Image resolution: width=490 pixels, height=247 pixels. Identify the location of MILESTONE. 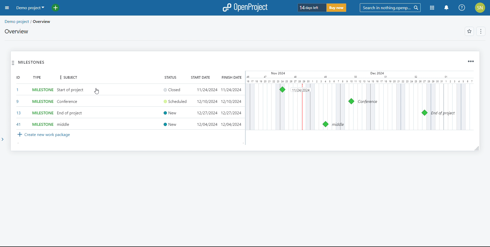
(40, 89).